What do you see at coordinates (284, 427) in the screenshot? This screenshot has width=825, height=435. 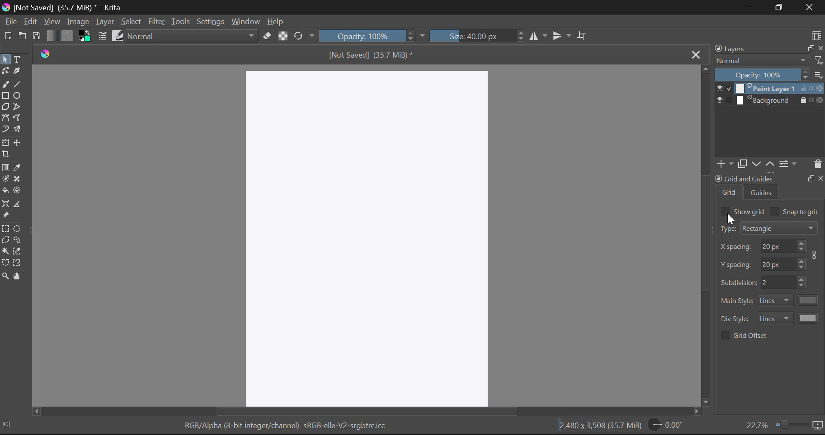 I see `RGB/Alpha (8-bit integer/channel) sRGB-elle-V2-srgbtrc.icc` at bounding box center [284, 427].